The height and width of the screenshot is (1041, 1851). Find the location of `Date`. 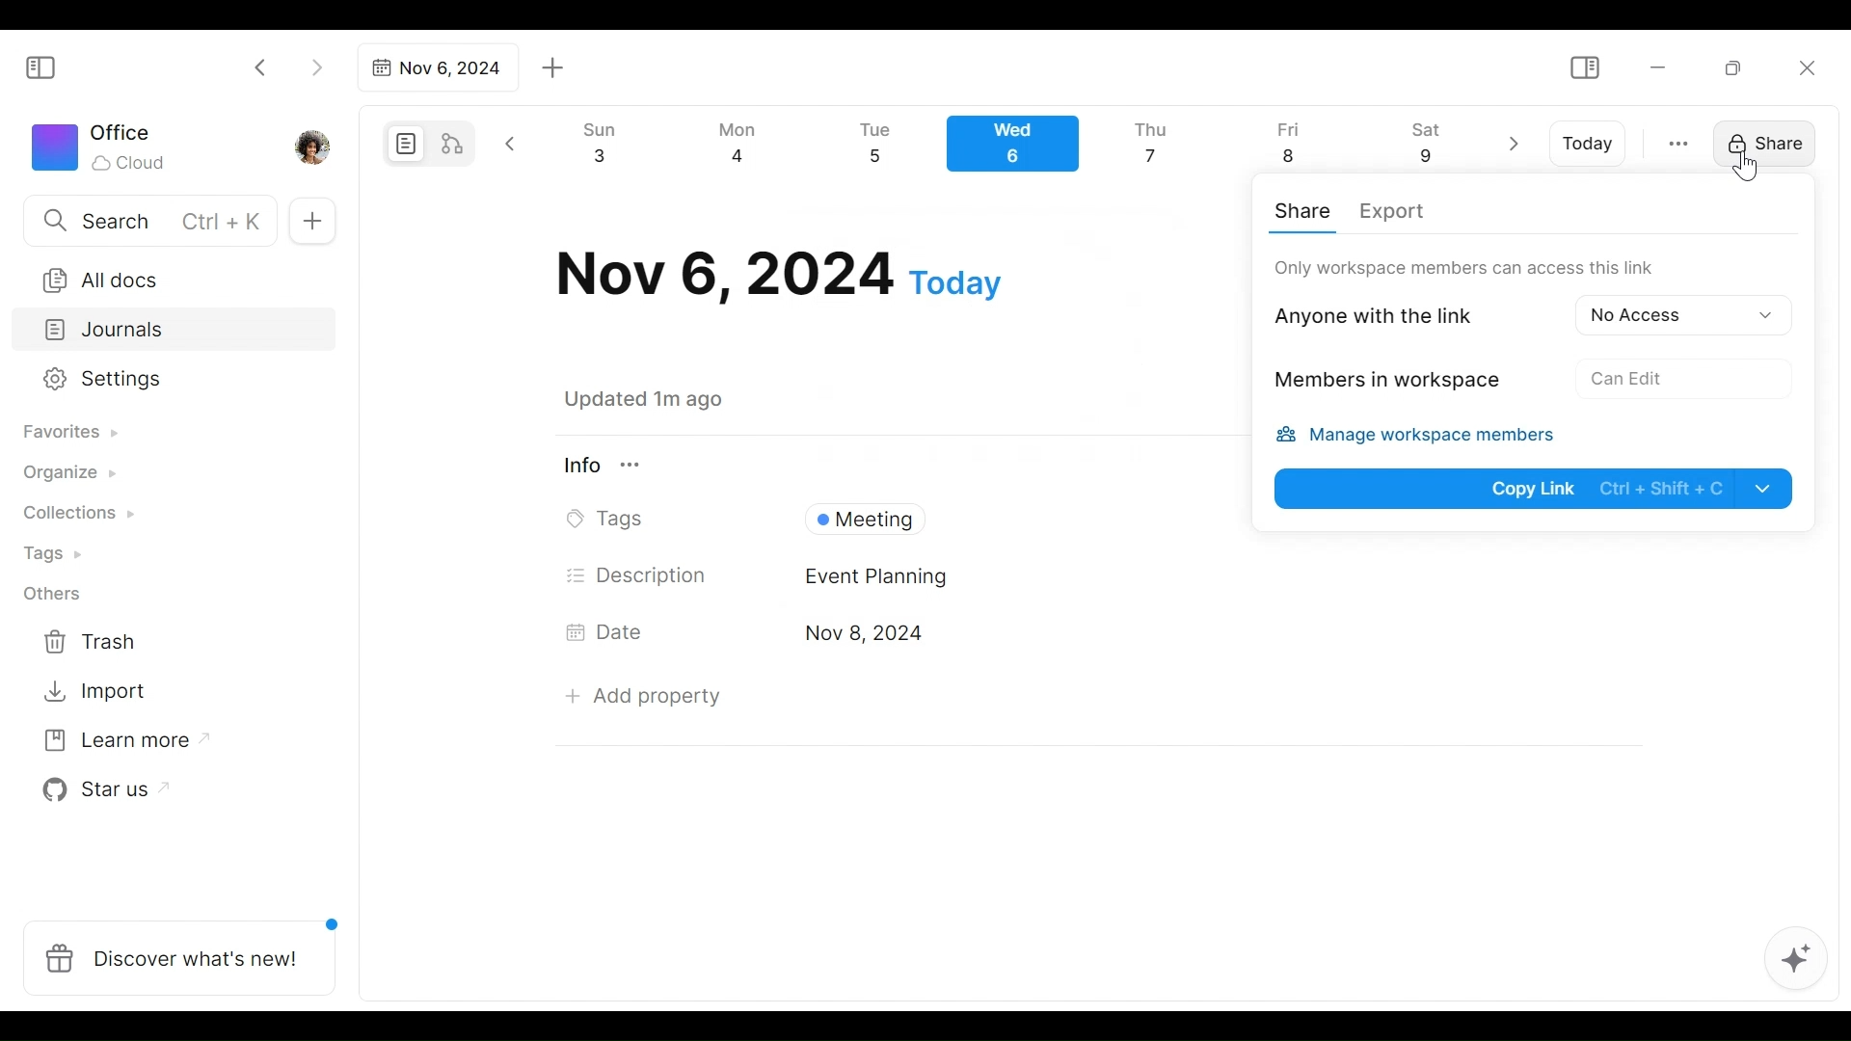

Date is located at coordinates (611, 631).